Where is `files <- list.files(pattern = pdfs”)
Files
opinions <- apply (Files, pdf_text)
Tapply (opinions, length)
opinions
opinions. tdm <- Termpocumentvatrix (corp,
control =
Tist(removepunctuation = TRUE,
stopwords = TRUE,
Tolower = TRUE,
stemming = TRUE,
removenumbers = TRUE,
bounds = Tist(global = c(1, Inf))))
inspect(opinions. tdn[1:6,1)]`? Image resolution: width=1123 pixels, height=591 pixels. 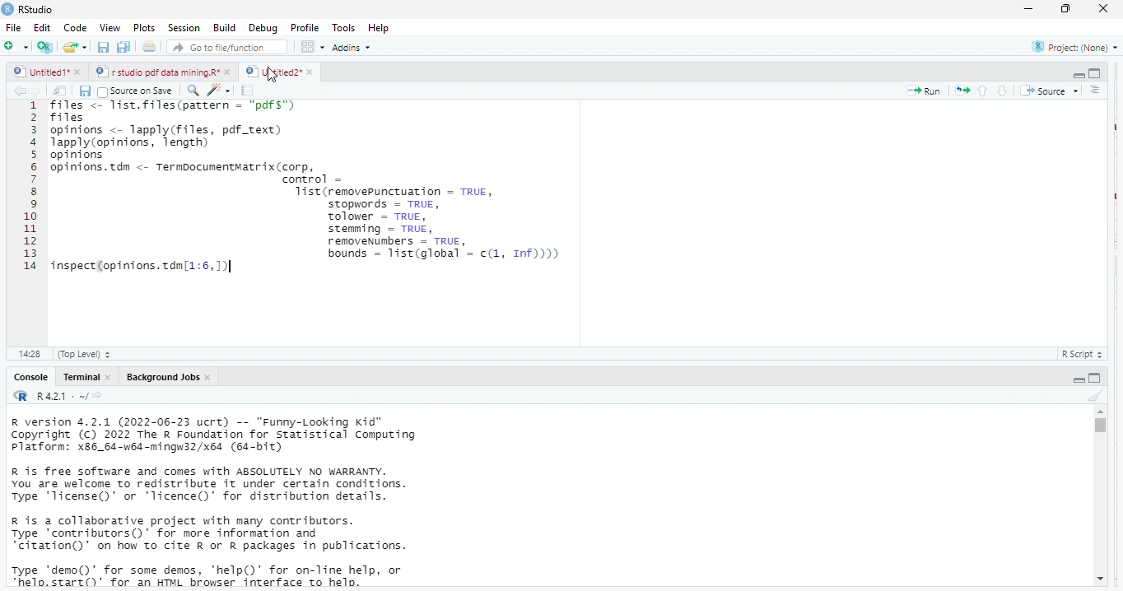
files <- list.files(pattern = pdfs”)
Files
opinions <- apply (Files, pdf_text)
Tapply (opinions, length)
opinions
opinions. tdm <- Termpocumentvatrix (corp,
control =
Tist(removepunctuation = TRUE,
stopwords = TRUE,
Tolower = TRUE,
stemming = TRUE,
removenumbers = TRUE,
bounds = Tist(global = c(1, Inf))))
inspect(opinions. tdn[1:6,1)] is located at coordinates (347, 207).